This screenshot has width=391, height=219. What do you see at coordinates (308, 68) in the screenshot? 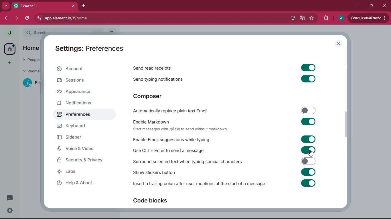
I see `toggle on or off` at bounding box center [308, 68].